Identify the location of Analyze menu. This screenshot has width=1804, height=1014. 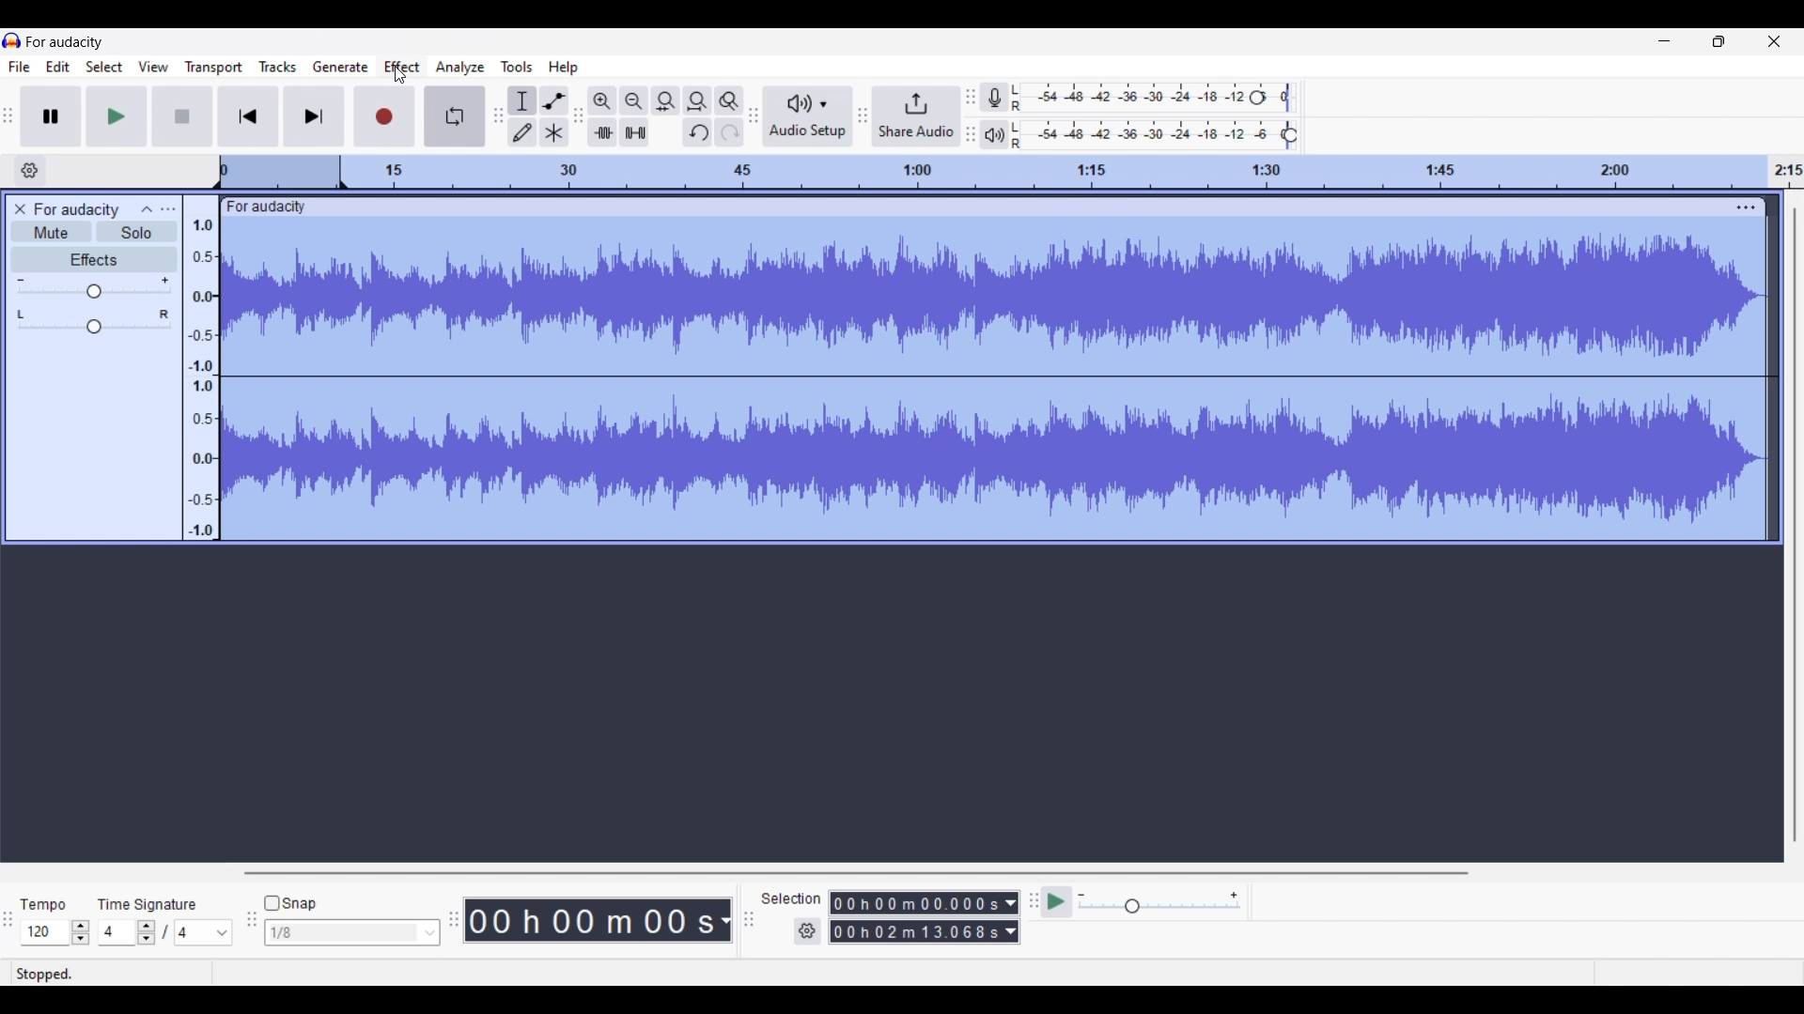
(459, 68).